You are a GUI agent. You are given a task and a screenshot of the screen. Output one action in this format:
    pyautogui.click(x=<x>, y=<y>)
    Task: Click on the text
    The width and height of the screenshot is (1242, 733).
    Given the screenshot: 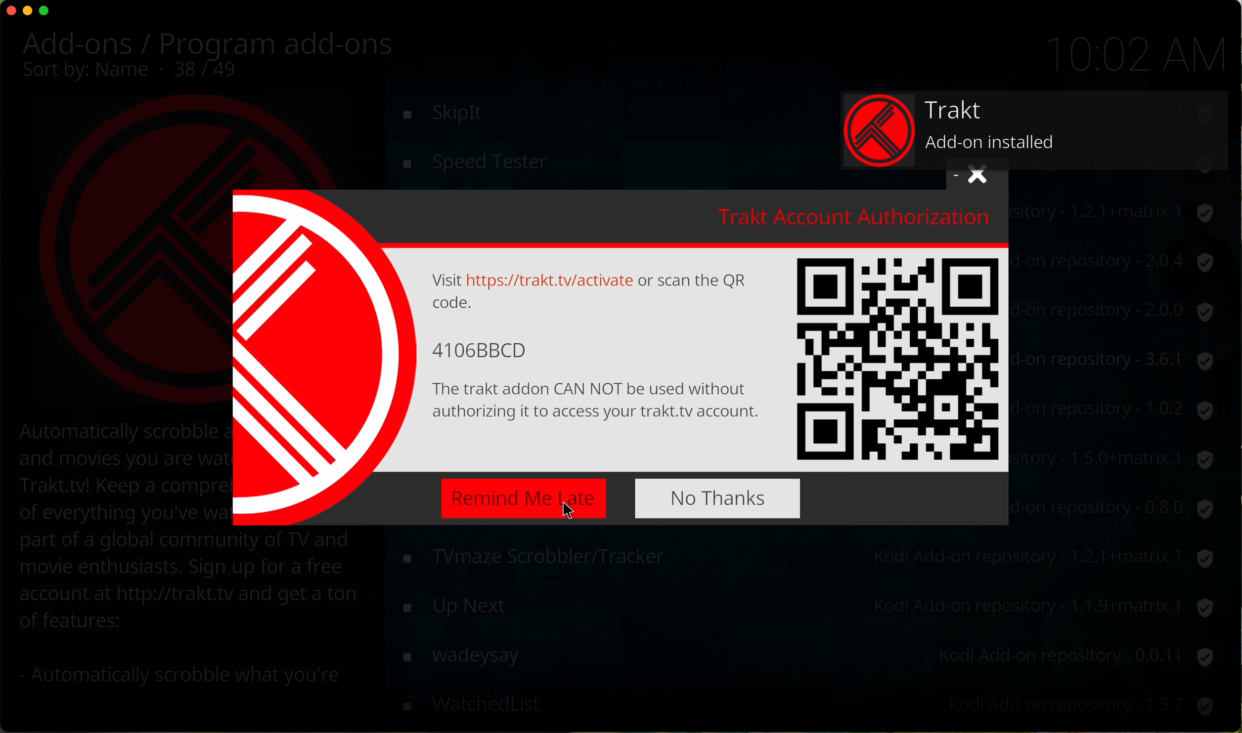 What is the action you would take?
    pyautogui.click(x=598, y=402)
    